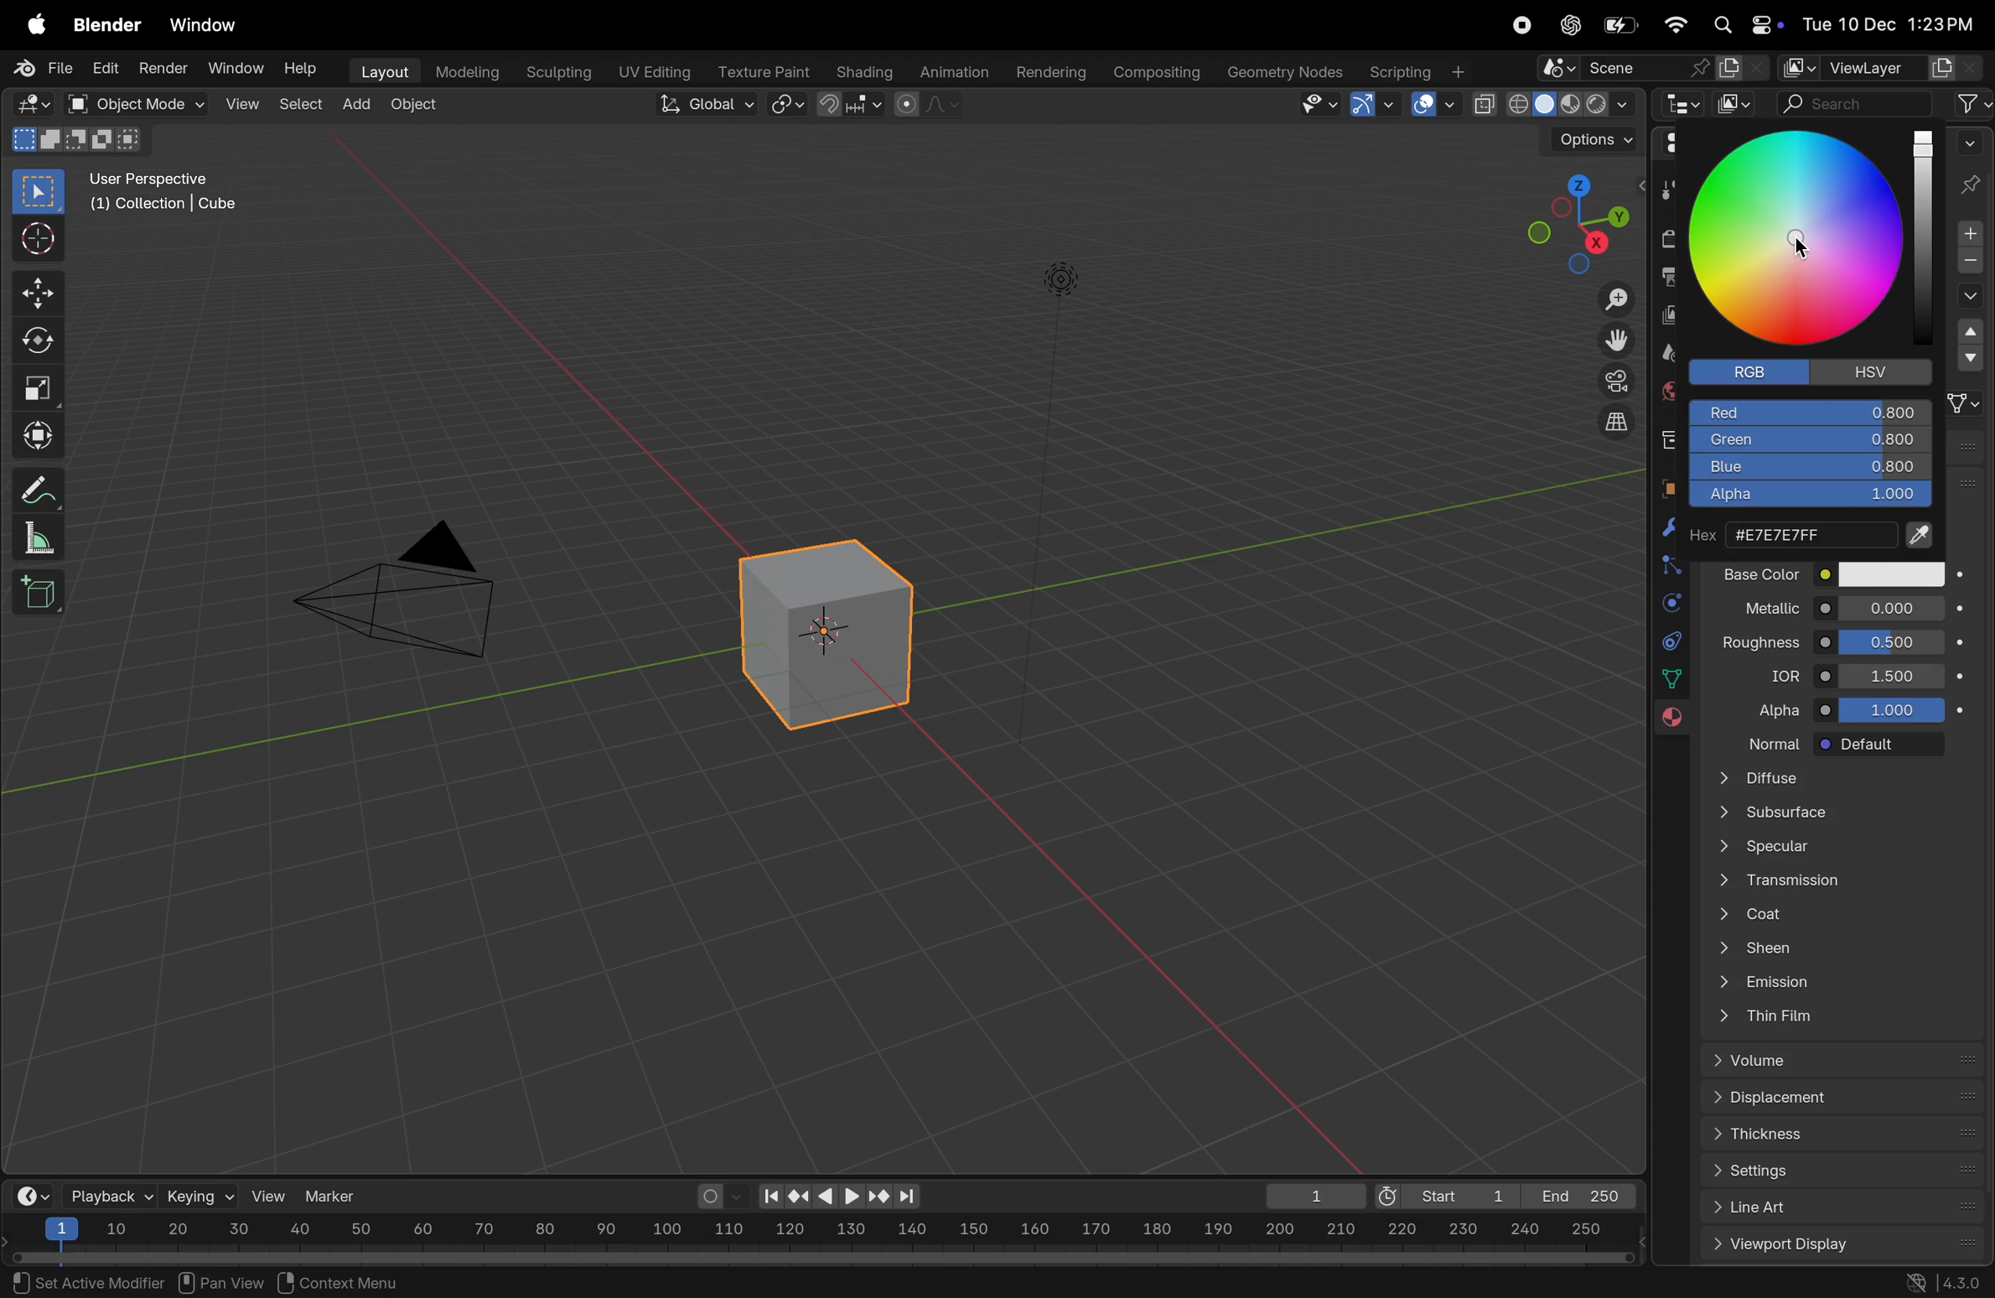 The width and height of the screenshot is (1995, 1298). Describe the element at coordinates (79, 1281) in the screenshot. I see `¥) set Active Modifier` at that location.